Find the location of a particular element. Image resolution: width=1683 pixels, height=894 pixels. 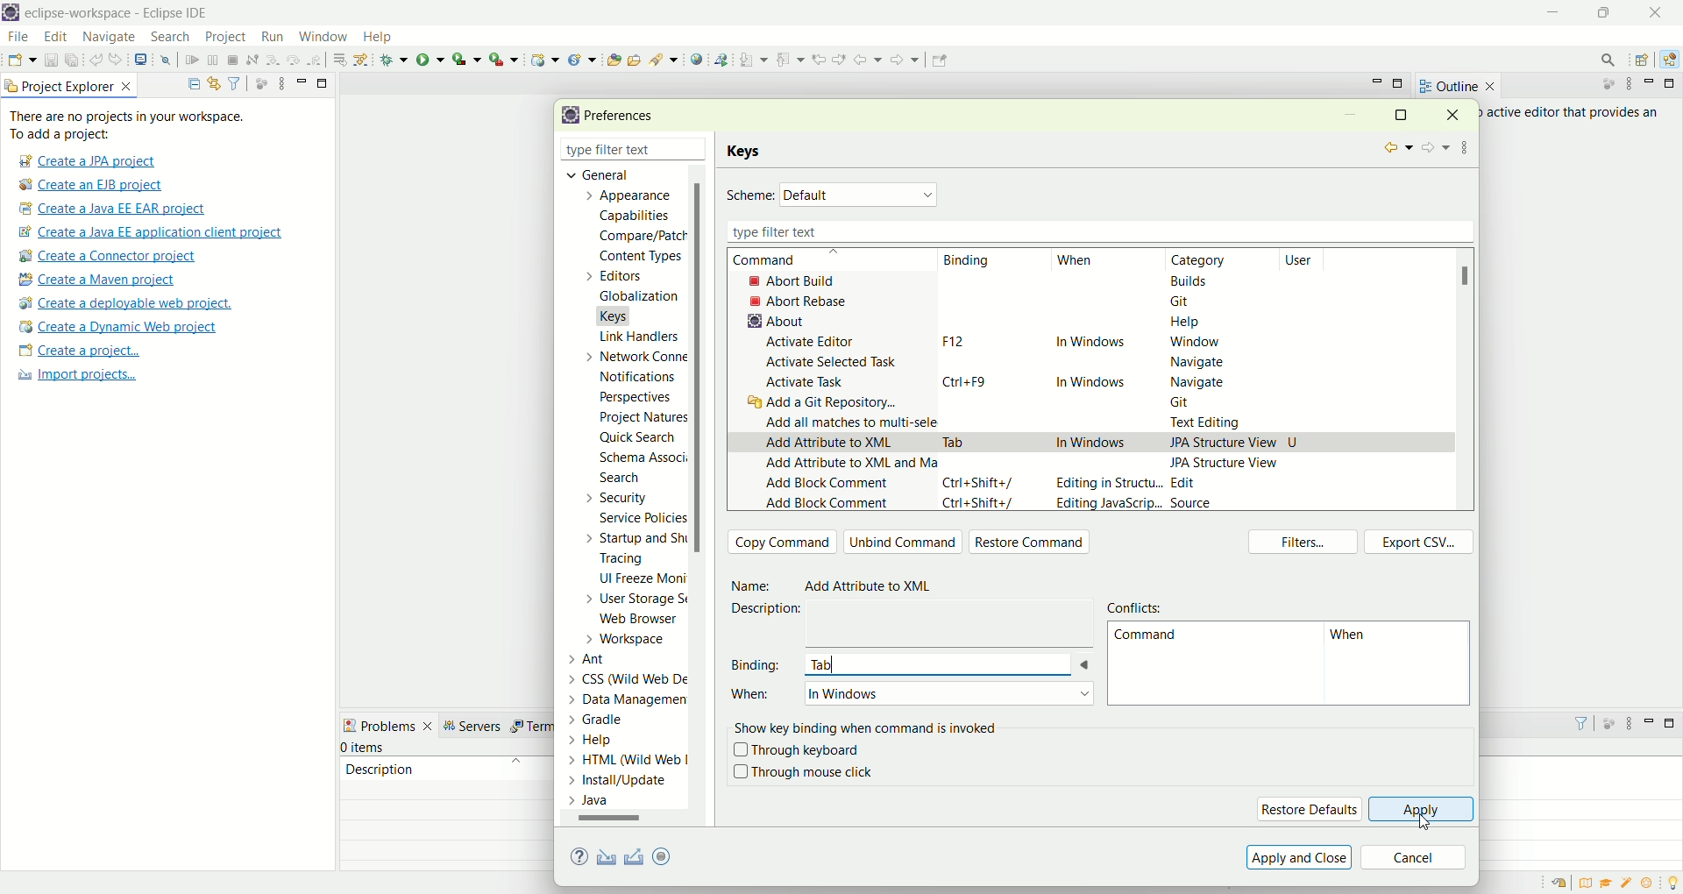

add block comment is located at coordinates (827, 504).